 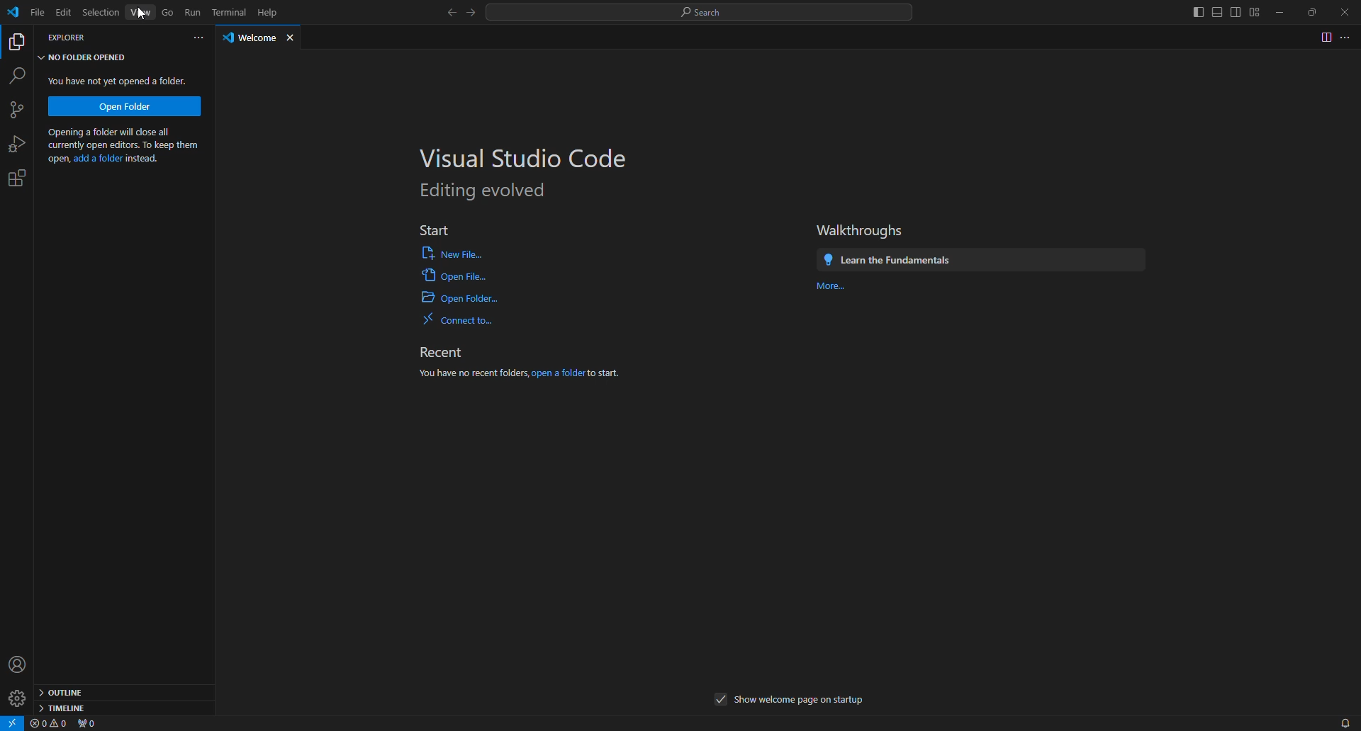 What do you see at coordinates (441, 230) in the screenshot?
I see `Start` at bounding box center [441, 230].